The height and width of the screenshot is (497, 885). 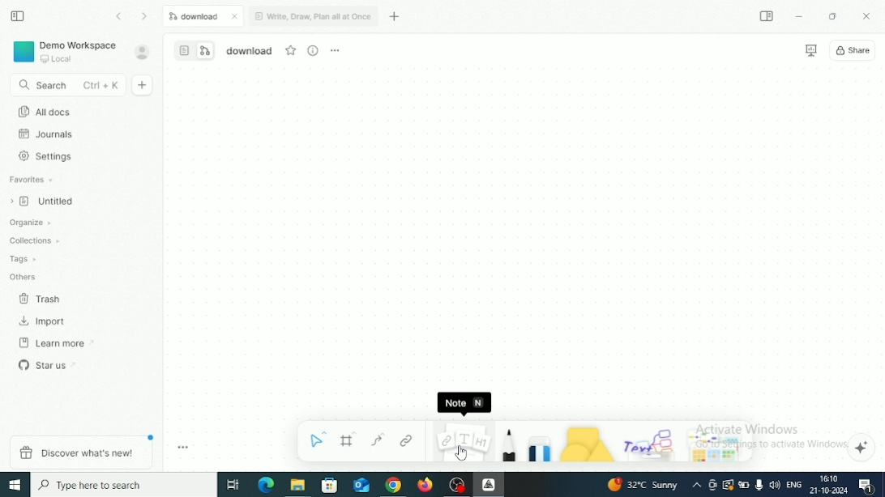 I want to click on Go back, so click(x=120, y=15).